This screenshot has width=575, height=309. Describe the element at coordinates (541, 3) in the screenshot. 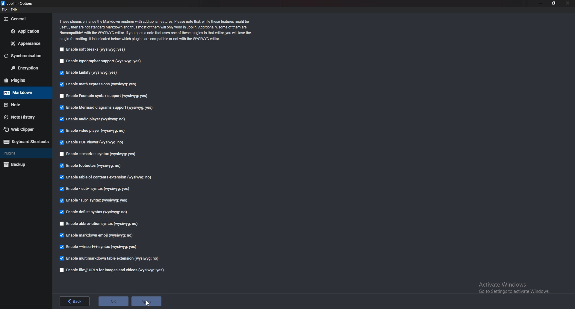

I see `Minimize` at that location.